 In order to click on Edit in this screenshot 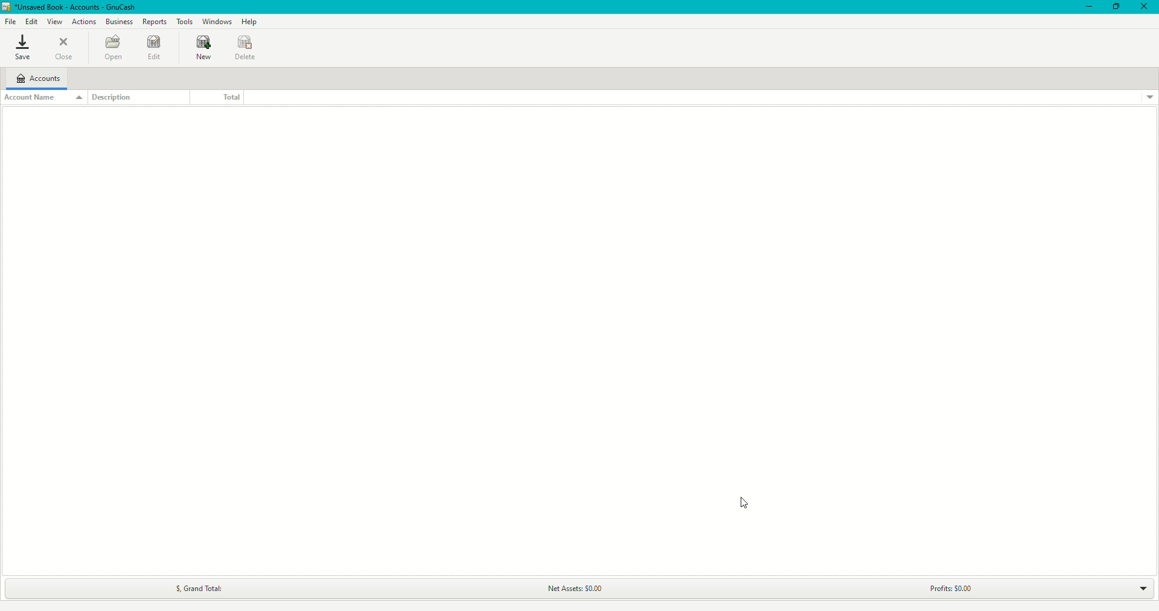, I will do `click(31, 21)`.